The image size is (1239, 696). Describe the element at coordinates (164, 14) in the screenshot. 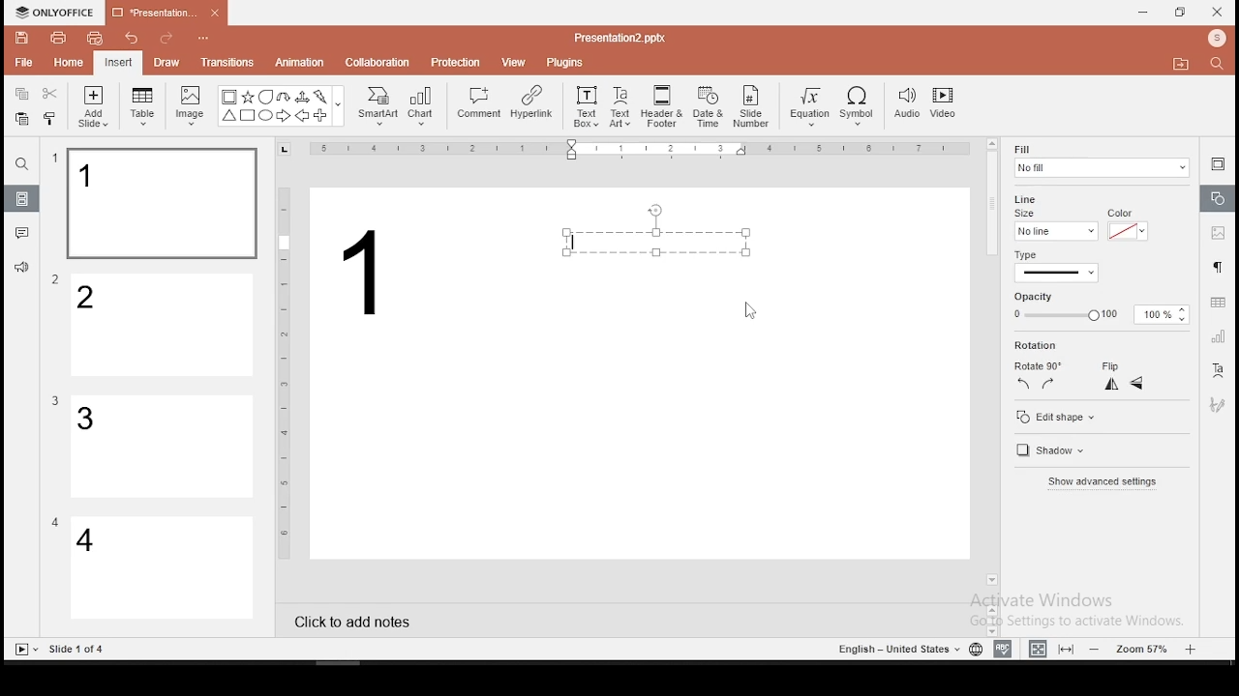

I see `presentation` at that location.